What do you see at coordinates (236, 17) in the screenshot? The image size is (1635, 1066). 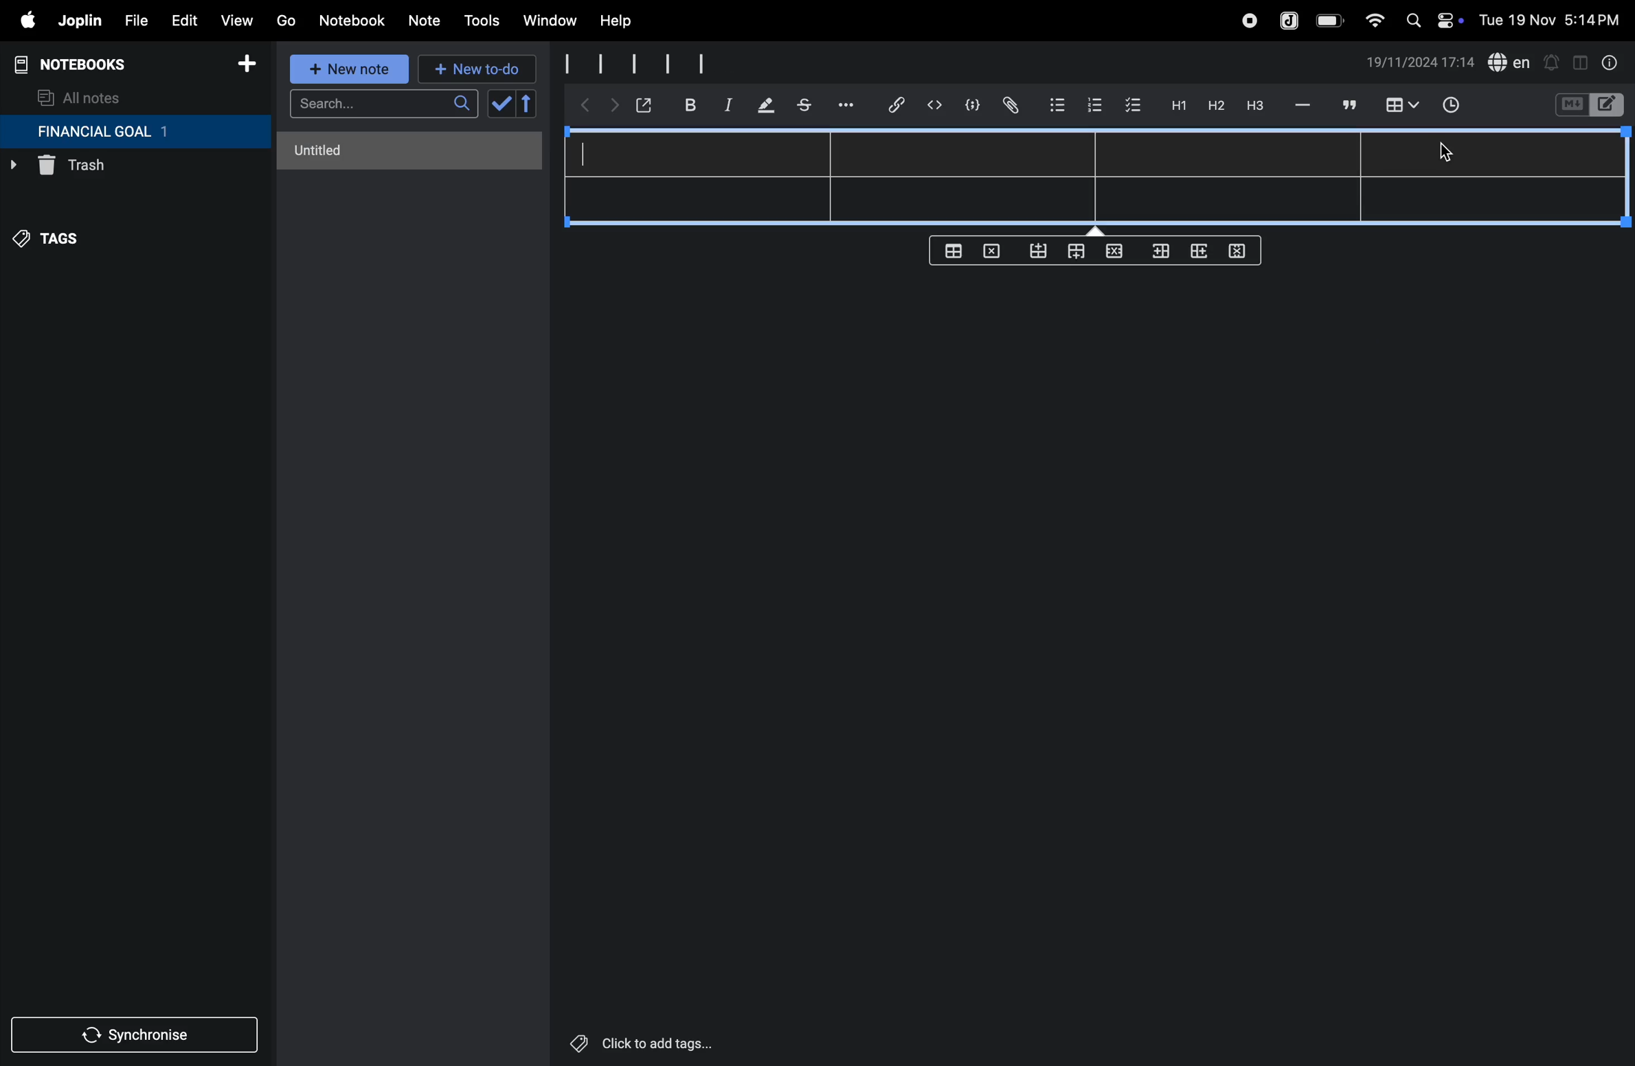 I see `view` at bounding box center [236, 17].